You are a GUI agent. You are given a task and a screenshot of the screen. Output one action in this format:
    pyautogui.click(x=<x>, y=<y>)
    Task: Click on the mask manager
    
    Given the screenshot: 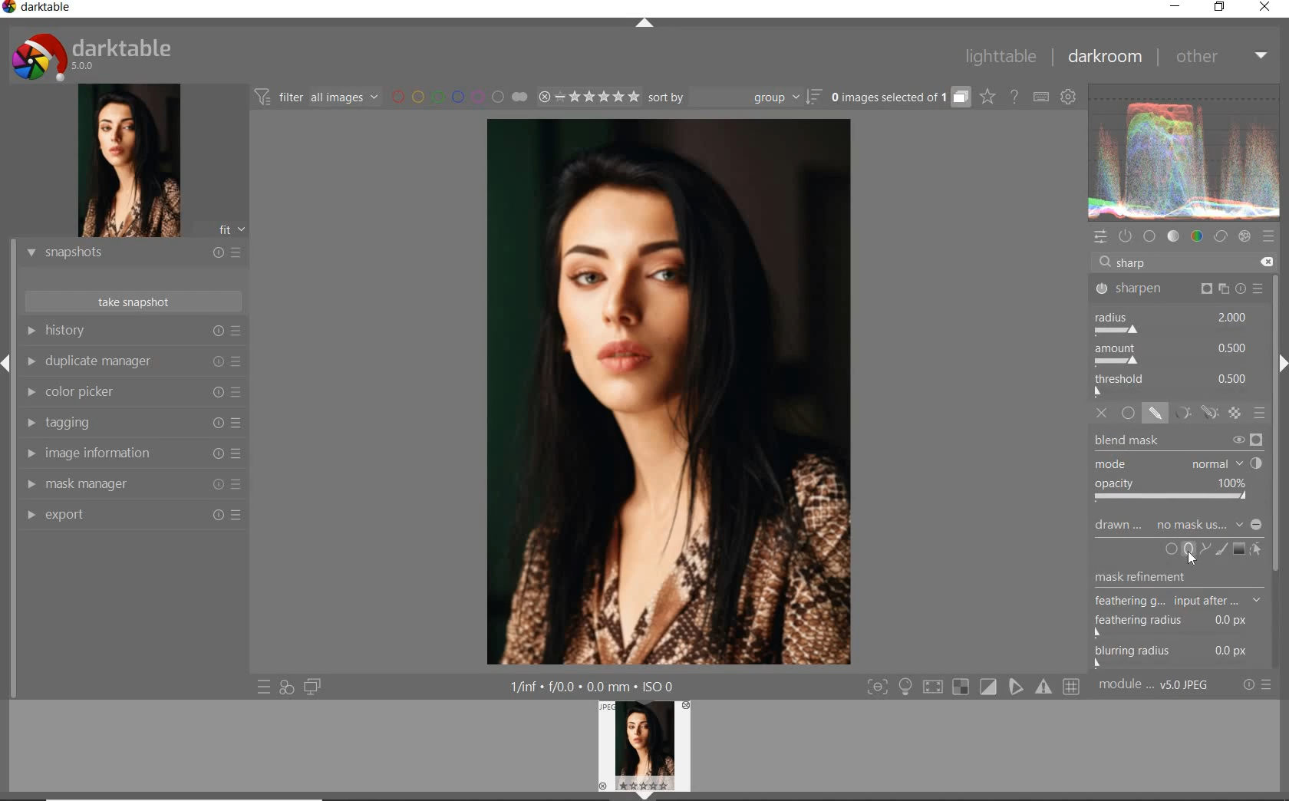 What is the action you would take?
    pyautogui.click(x=132, y=484)
    